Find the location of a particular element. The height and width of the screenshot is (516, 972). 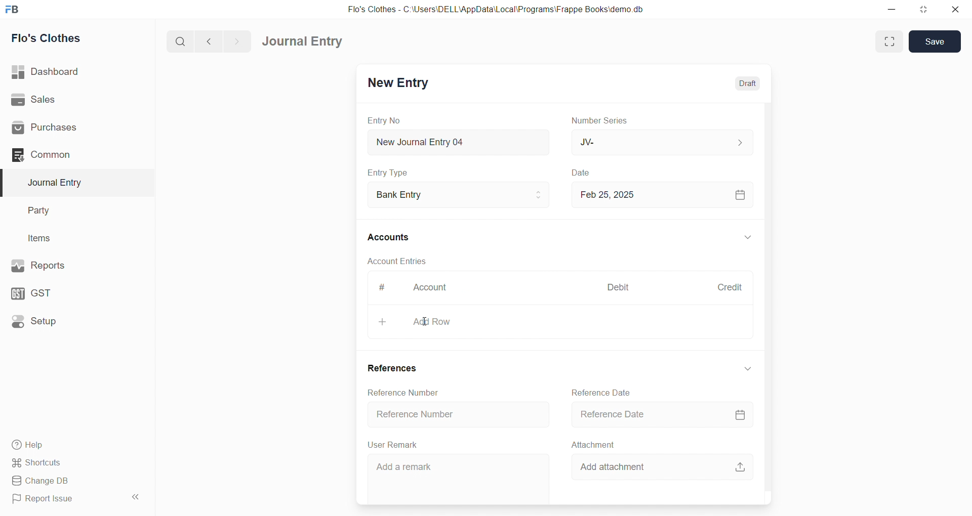

Dashboard is located at coordinates (74, 72).